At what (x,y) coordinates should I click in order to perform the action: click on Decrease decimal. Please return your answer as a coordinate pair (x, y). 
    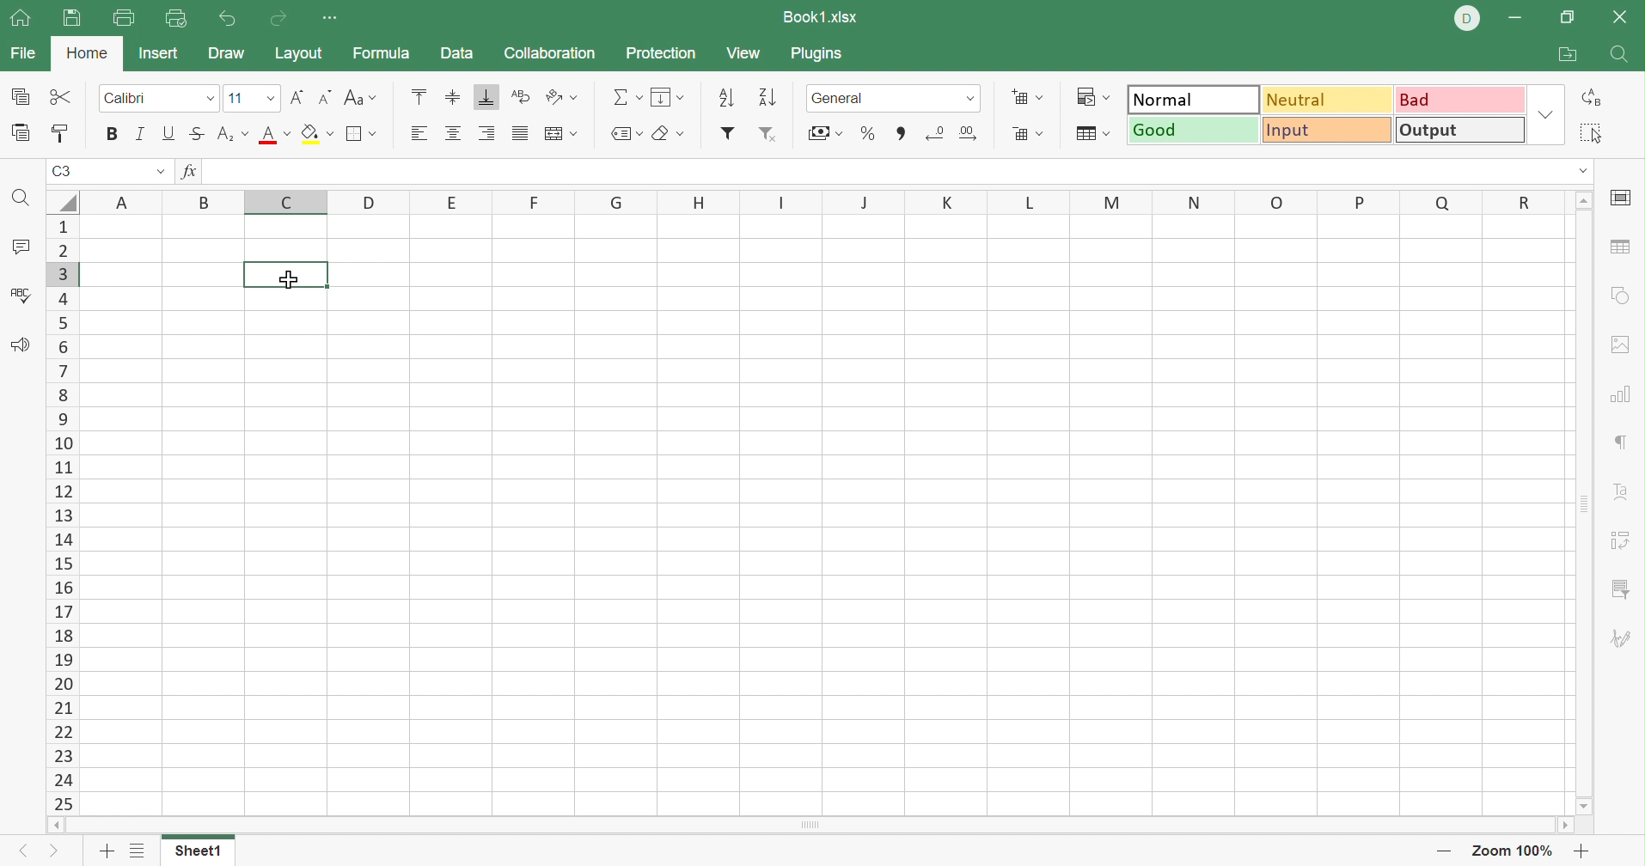
    Looking at the image, I should click on (936, 131).